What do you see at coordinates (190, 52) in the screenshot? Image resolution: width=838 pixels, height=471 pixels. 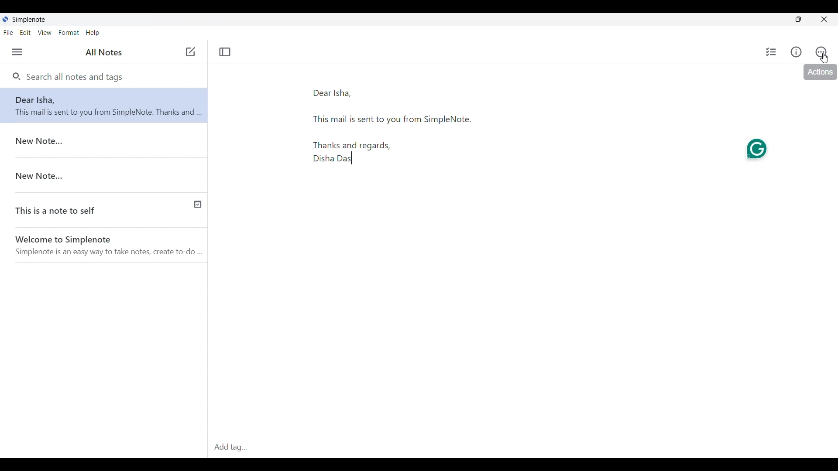 I see `Click to add new note` at bounding box center [190, 52].